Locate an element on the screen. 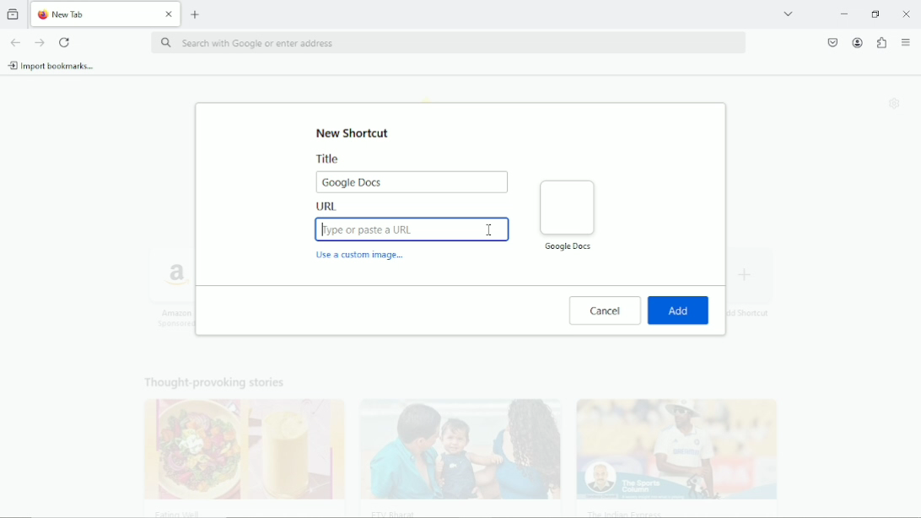 The height and width of the screenshot is (518, 921). import bookmarks is located at coordinates (51, 65).